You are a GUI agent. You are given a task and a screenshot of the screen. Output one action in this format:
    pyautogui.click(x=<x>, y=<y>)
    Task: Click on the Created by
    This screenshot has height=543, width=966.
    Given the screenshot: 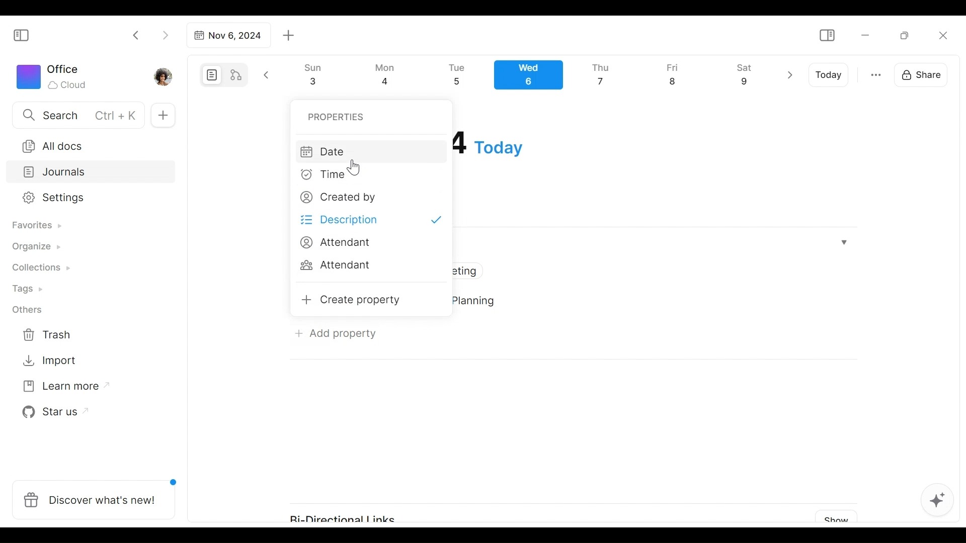 What is the action you would take?
    pyautogui.click(x=337, y=199)
    